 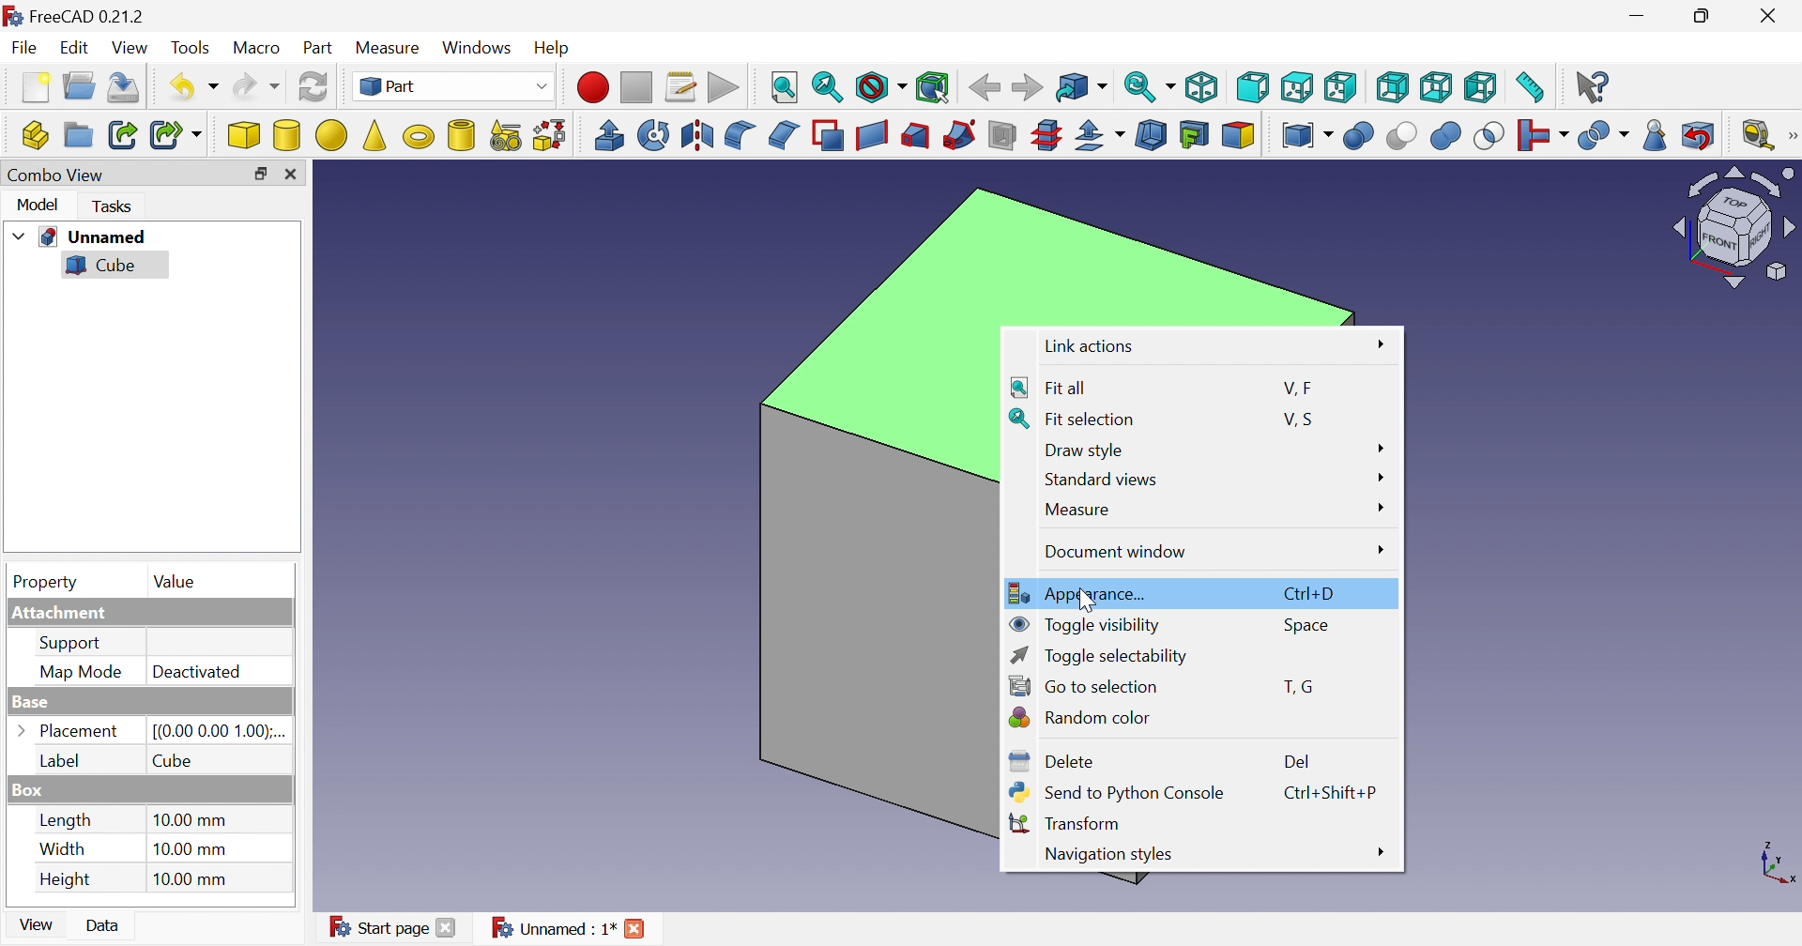 What do you see at coordinates (1381, 508) in the screenshot?
I see `More` at bounding box center [1381, 508].